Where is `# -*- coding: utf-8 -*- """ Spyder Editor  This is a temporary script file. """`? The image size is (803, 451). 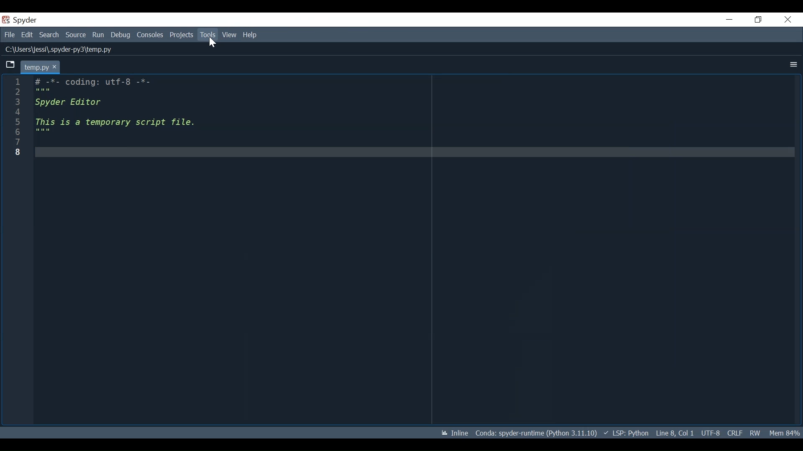
# -*- coding: utf-8 -*- """ Spyder Editor  This is a temporary script file. """ is located at coordinates (414, 251).